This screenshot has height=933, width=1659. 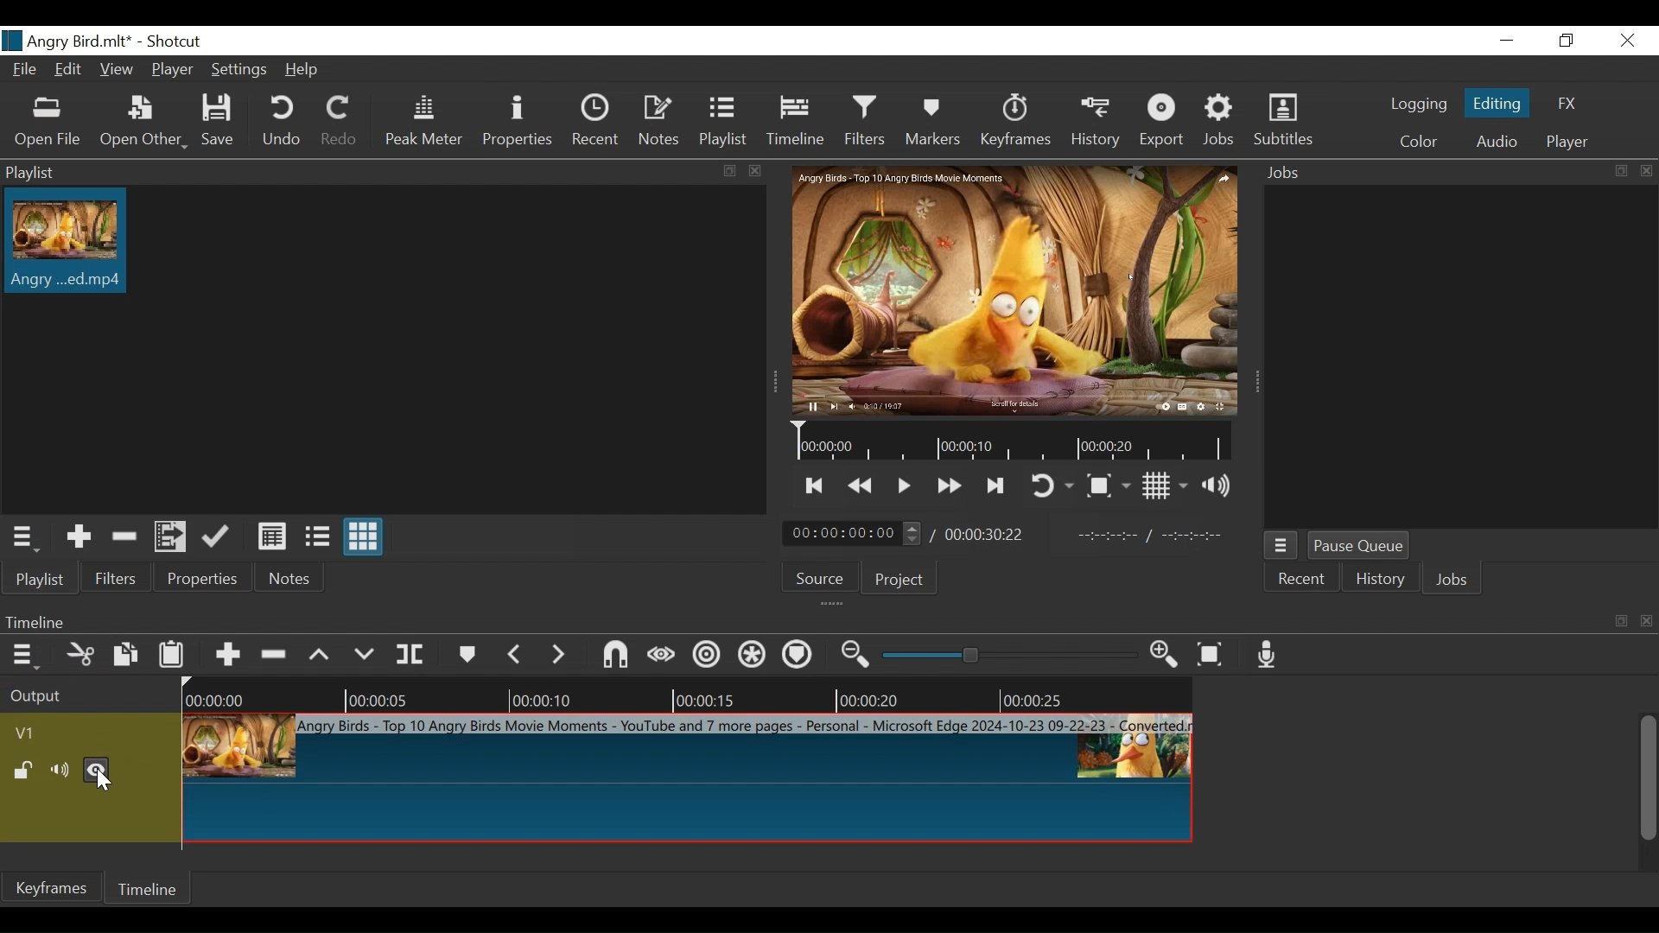 I want to click on Skip to the next point, so click(x=811, y=487).